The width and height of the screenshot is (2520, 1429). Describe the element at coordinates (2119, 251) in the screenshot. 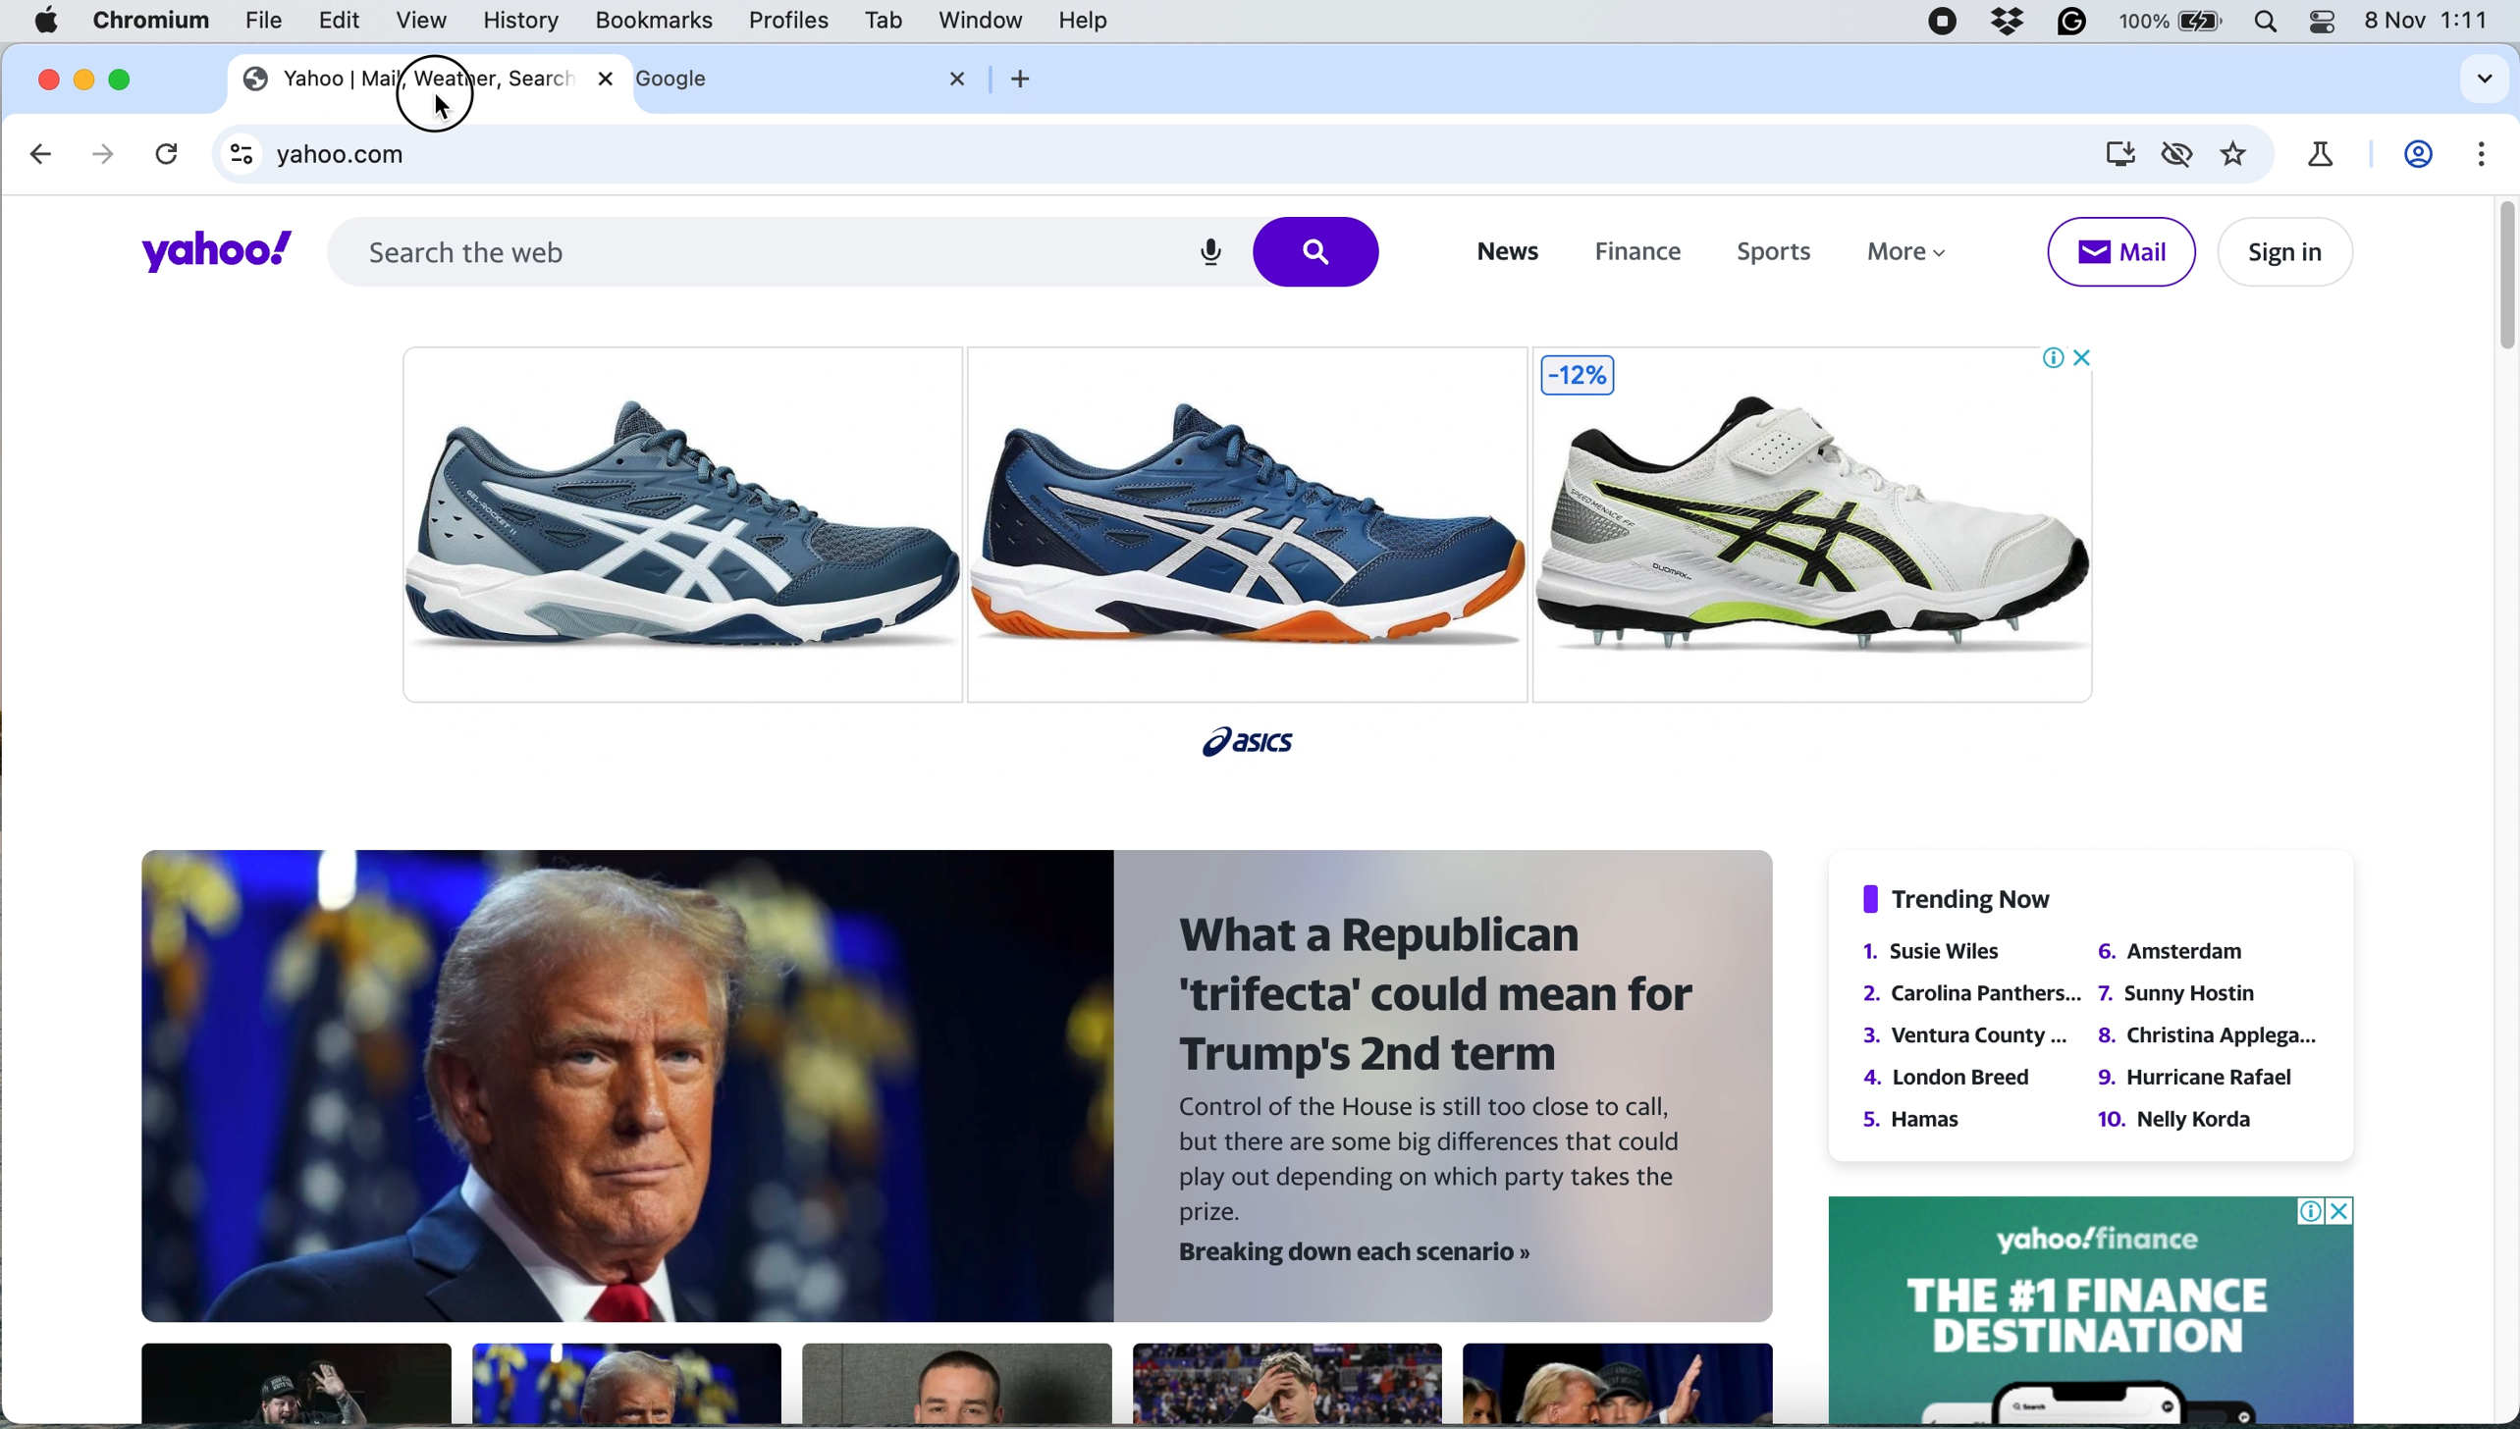

I see `mail` at that location.